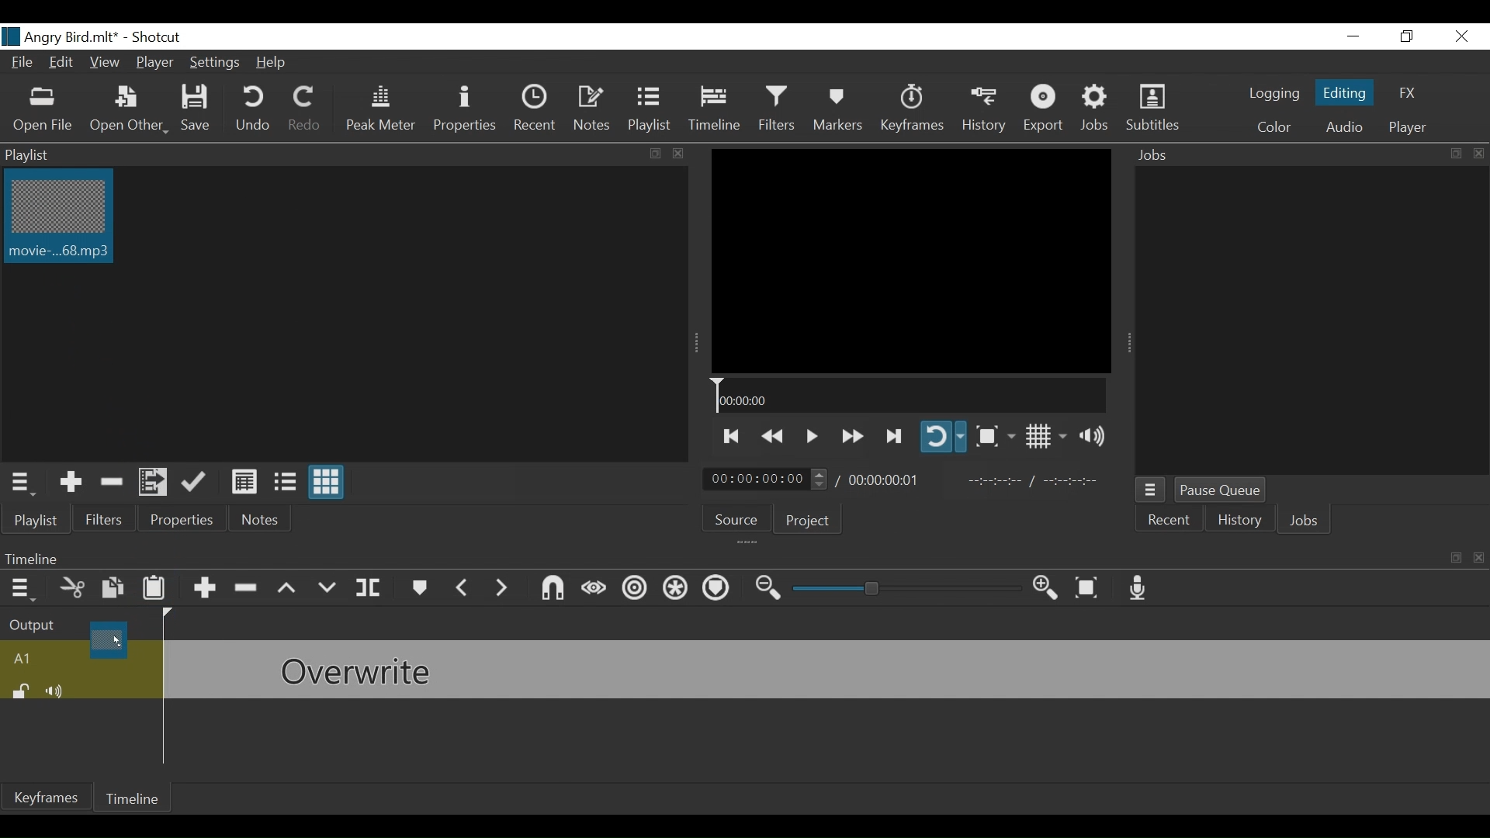  Describe the element at coordinates (1308, 522) in the screenshot. I see `Jobs` at that location.